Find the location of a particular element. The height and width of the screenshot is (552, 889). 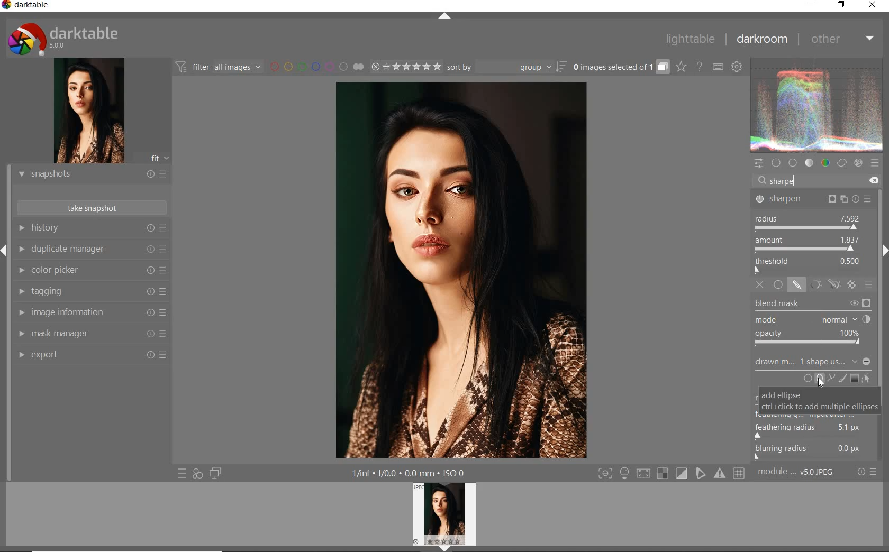

OPACITY is located at coordinates (811, 338).